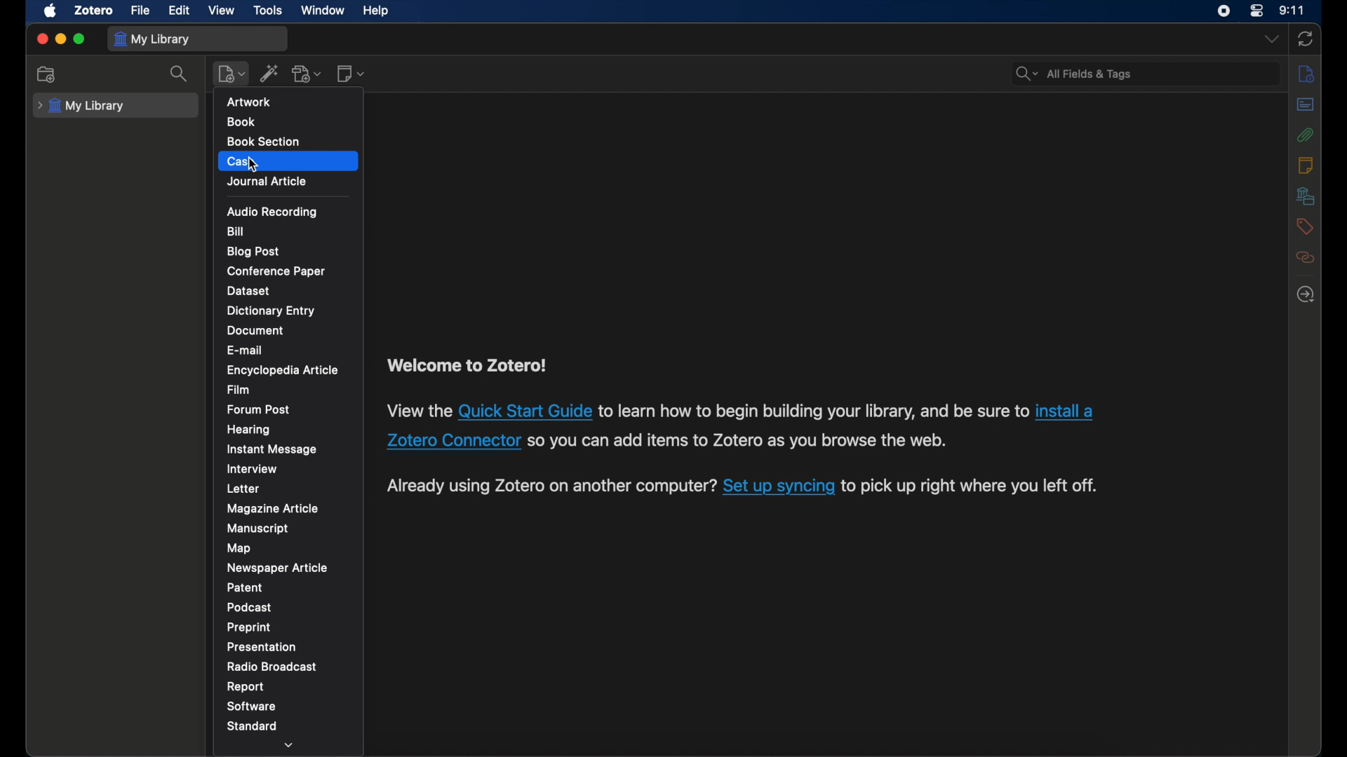 This screenshot has height=757, width=1347. What do you see at coordinates (243, 489) in the screenshot?
I see `letter` at bounding box center [243, 489].